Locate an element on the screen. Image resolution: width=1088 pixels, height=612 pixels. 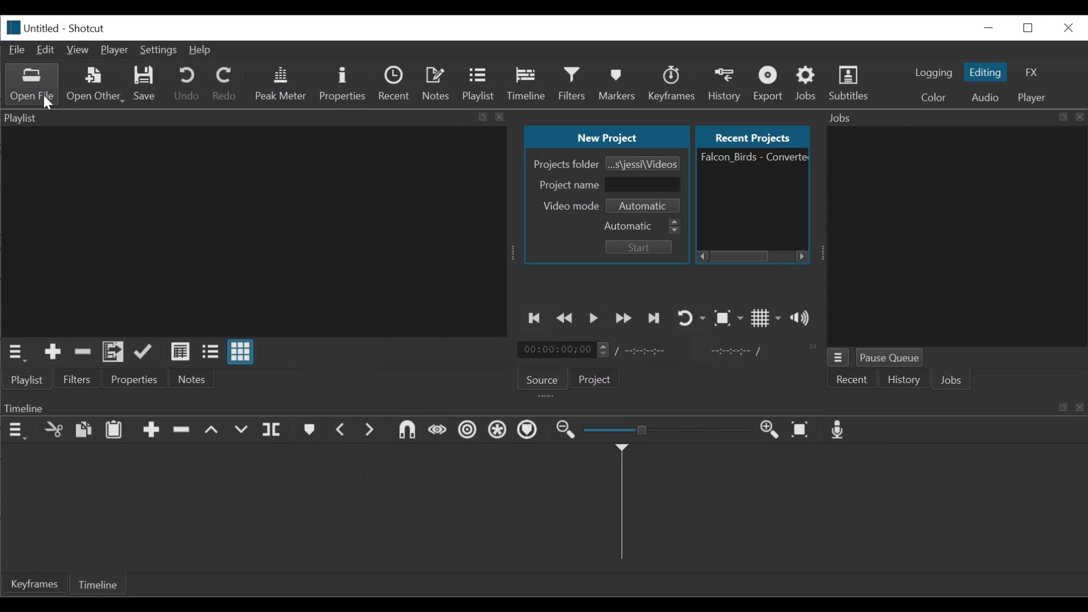
Add the Source to the playlist is located at coordinates (53, 352).